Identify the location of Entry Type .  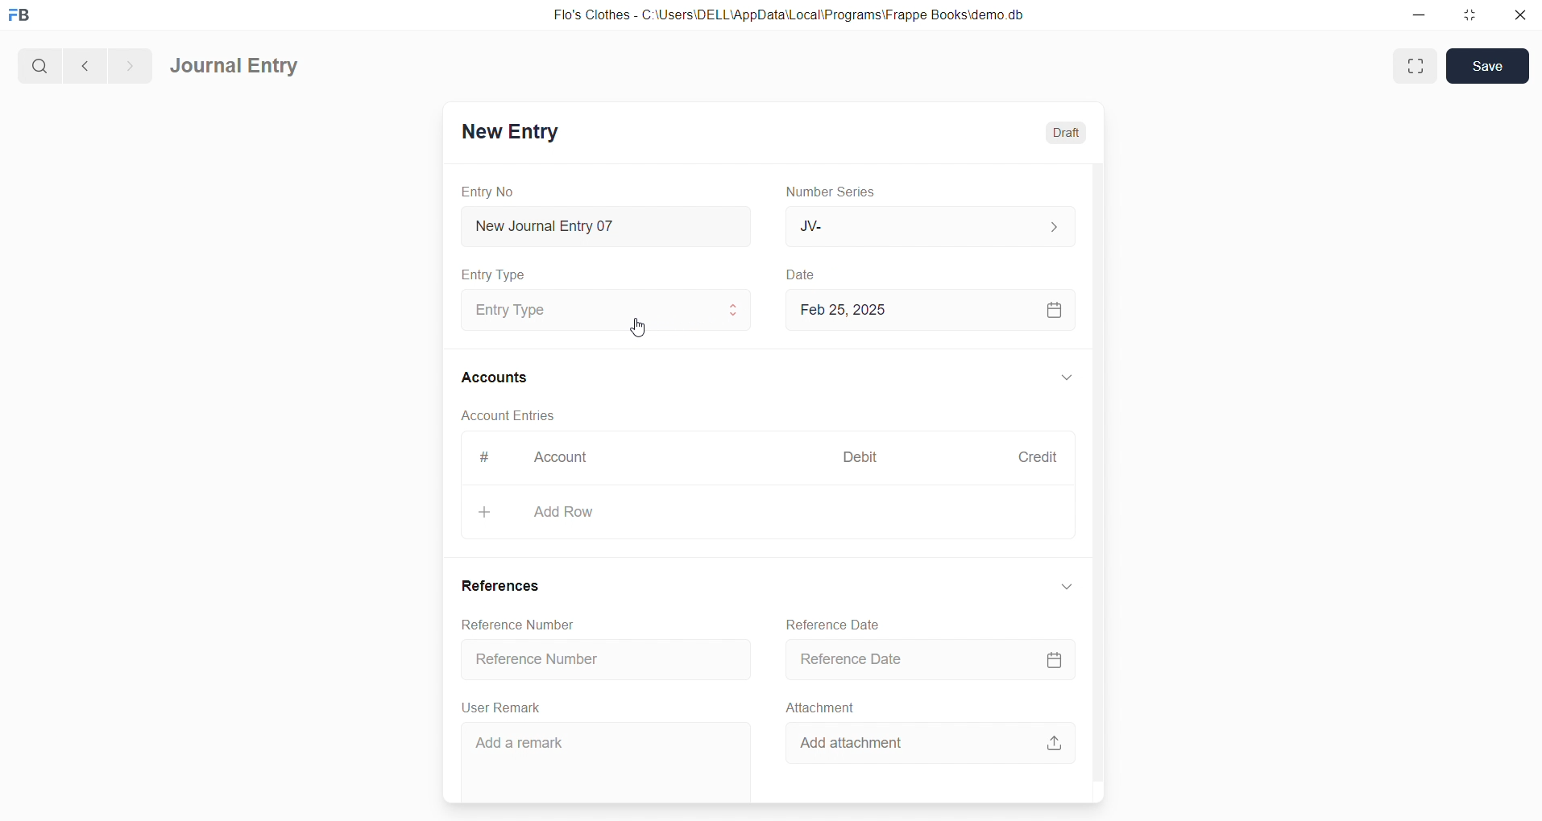
(601, 310).